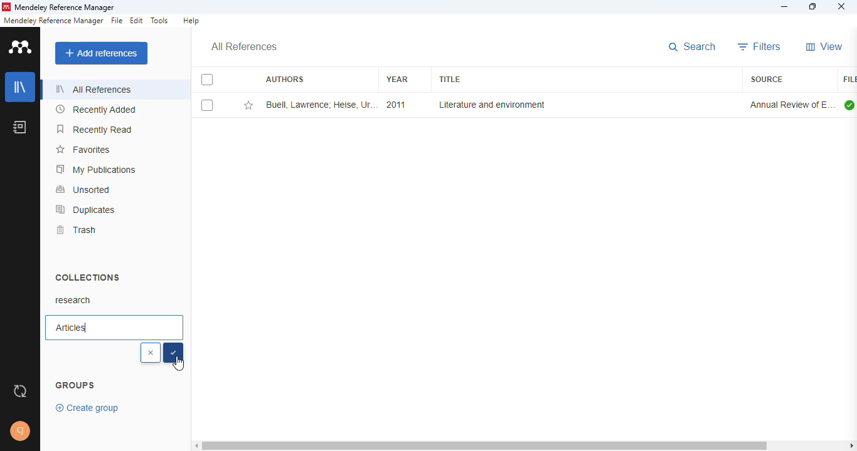 Image resolution: width=857 pixels, height=451 pixels. Describe the element at coordinates (449, 80) in the screenshot. I see `title` at that location.